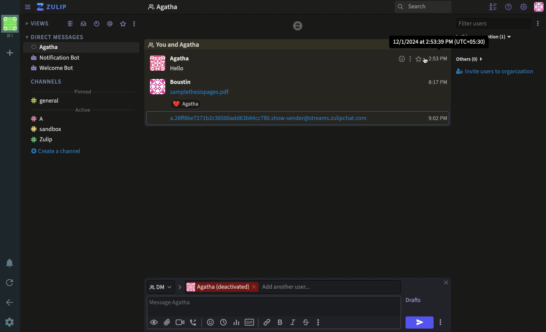 This screenshot has width=546, height=332. Describe the element at coordinates (267, 323) in the screenshot. I see `Link` at that location.